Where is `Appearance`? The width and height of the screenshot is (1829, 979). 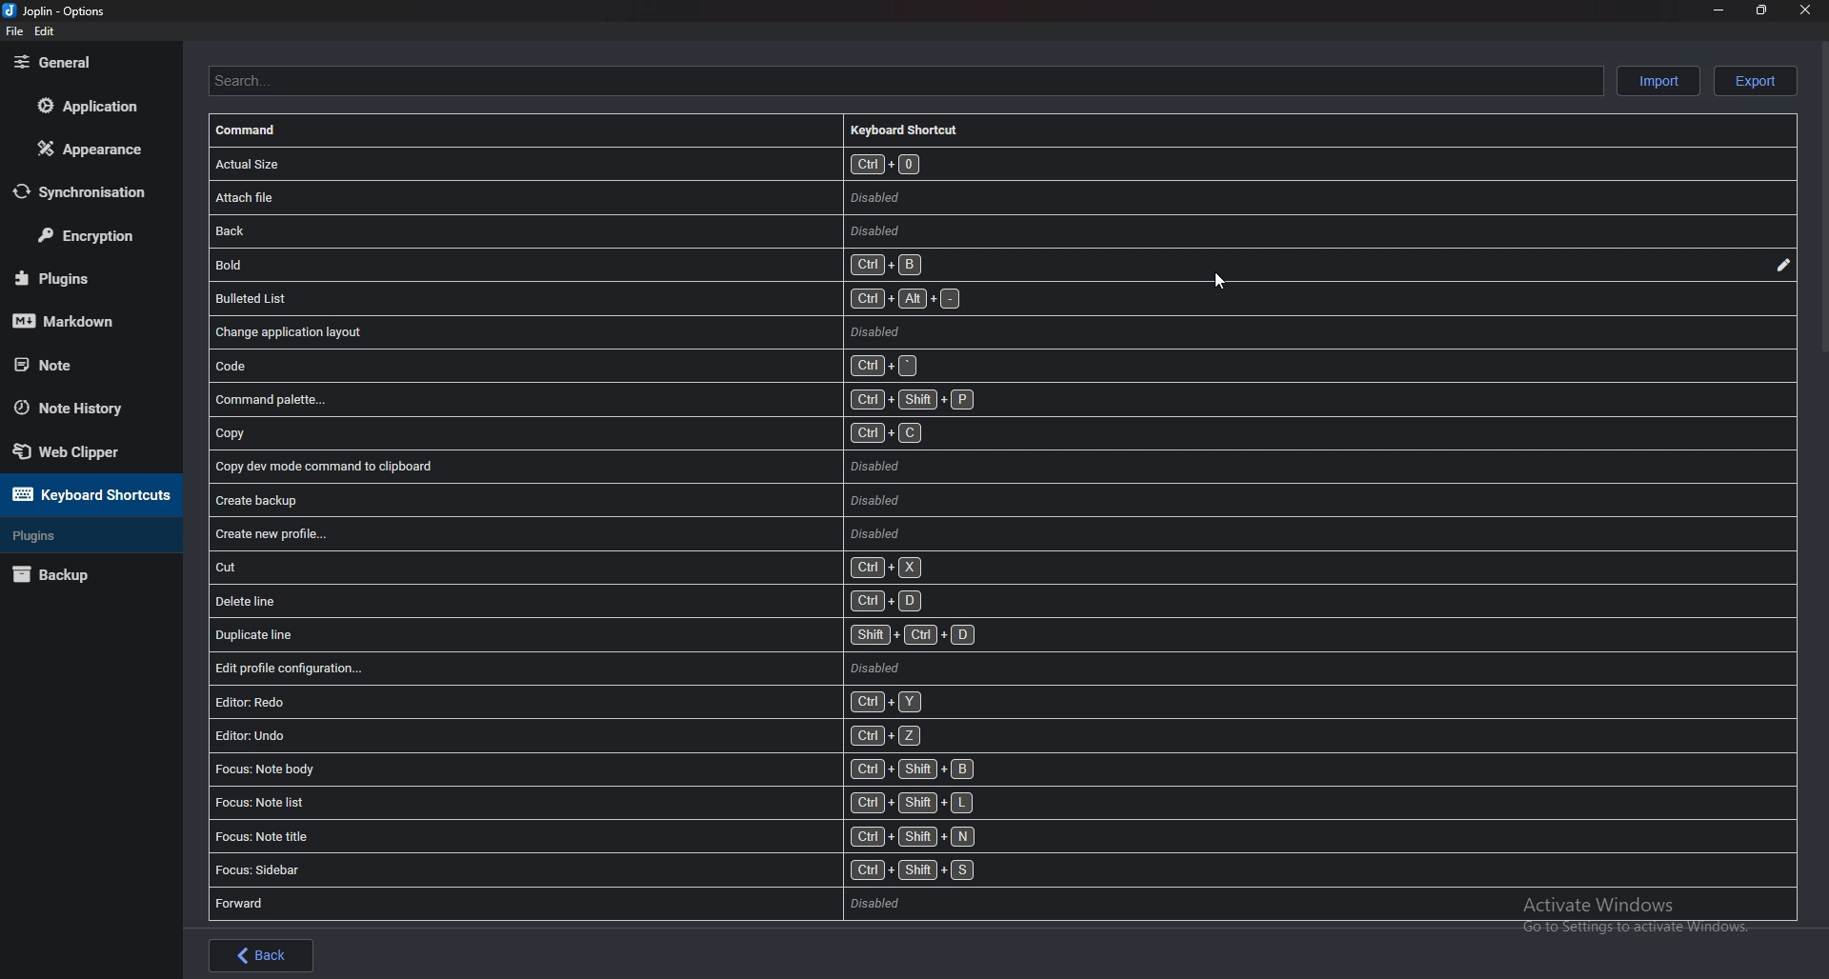 Appearance is located at coordinates (90, 148).